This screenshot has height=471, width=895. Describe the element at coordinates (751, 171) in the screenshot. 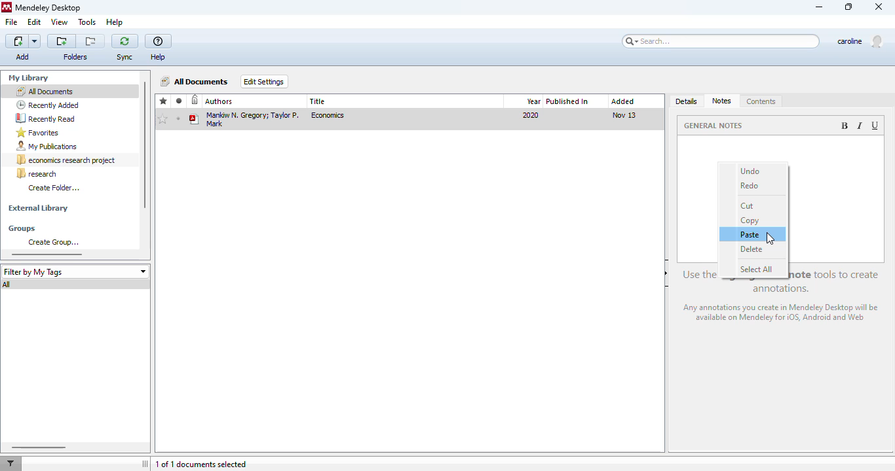

I see `undo` at that location.